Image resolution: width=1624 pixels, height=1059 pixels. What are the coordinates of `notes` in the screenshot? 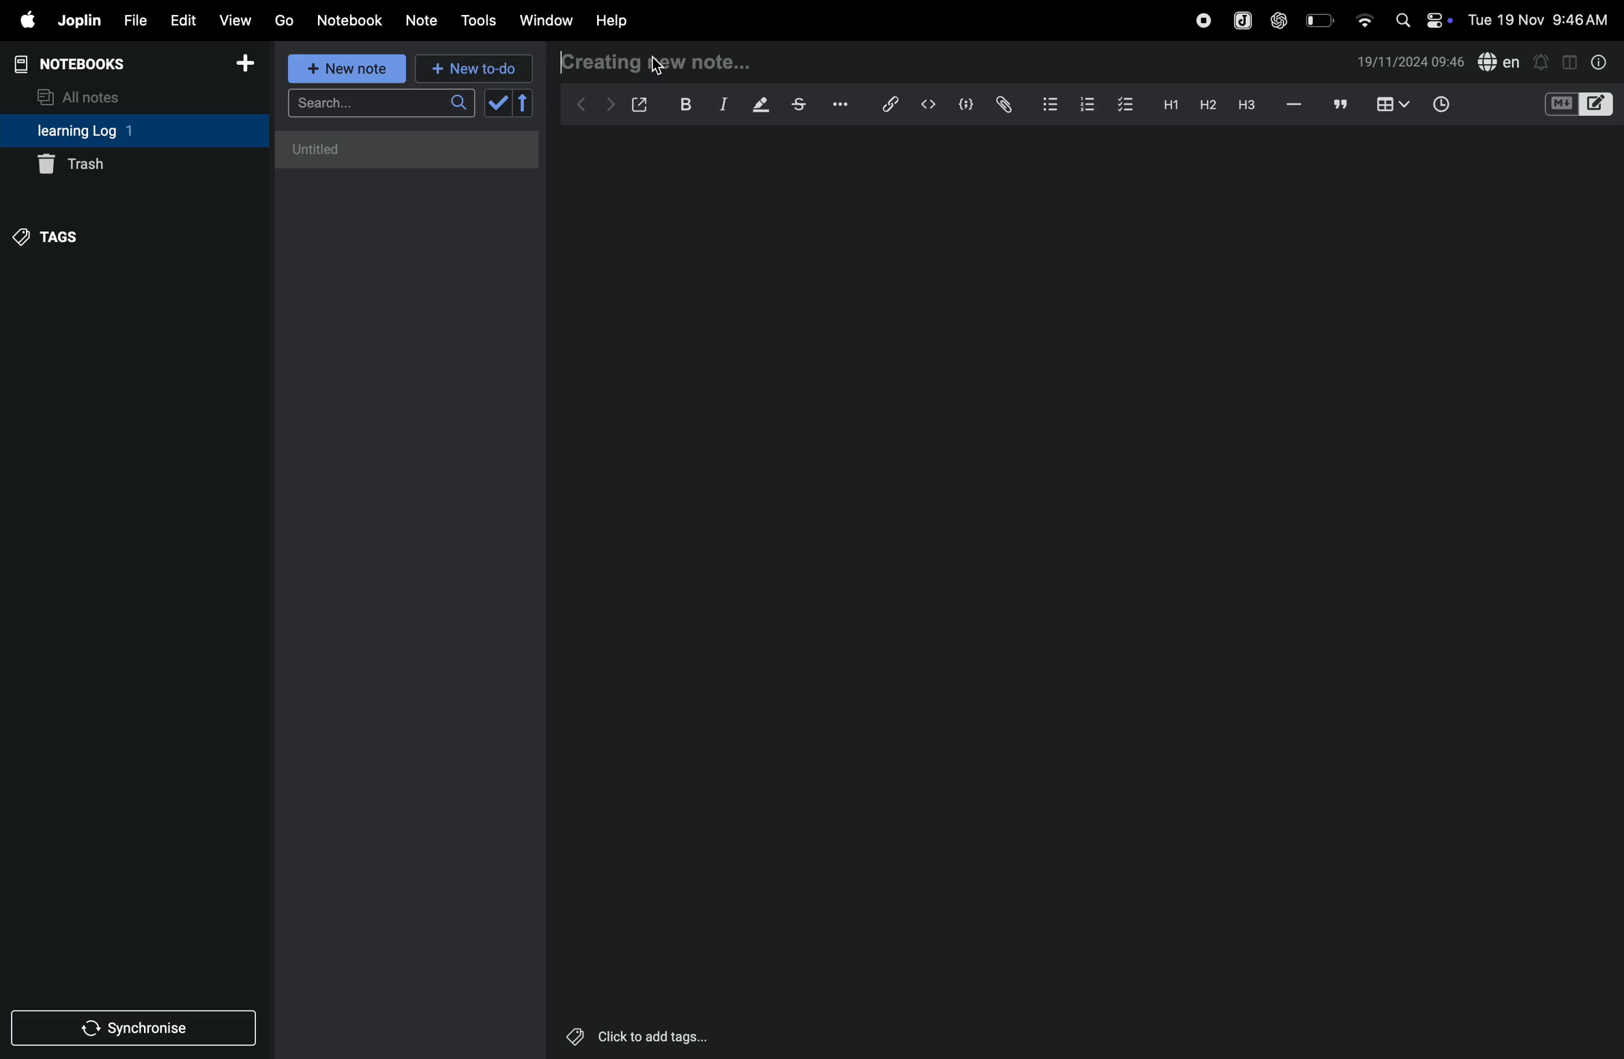 It's located at (422, 21).